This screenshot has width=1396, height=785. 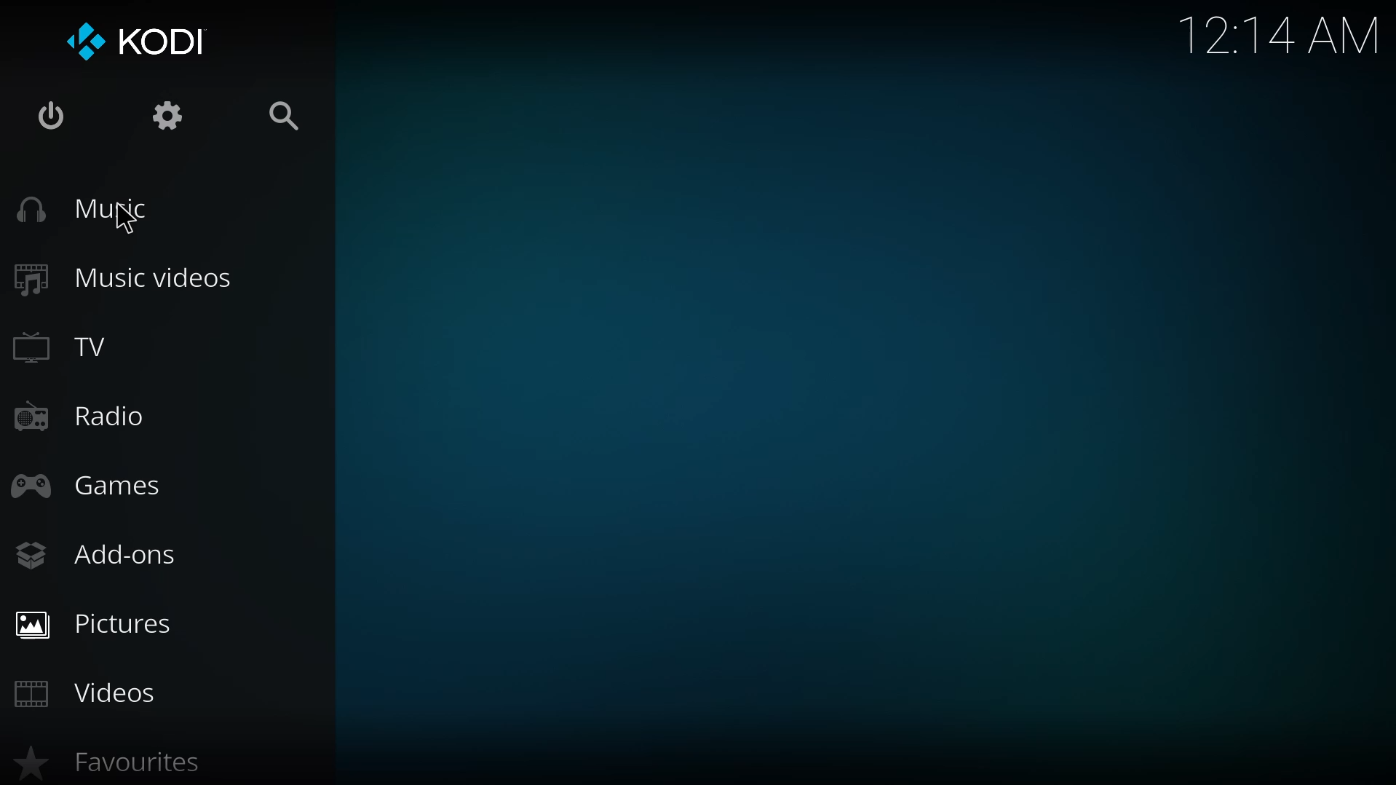 I want to click on add-ons, so click(x=102, y=557).